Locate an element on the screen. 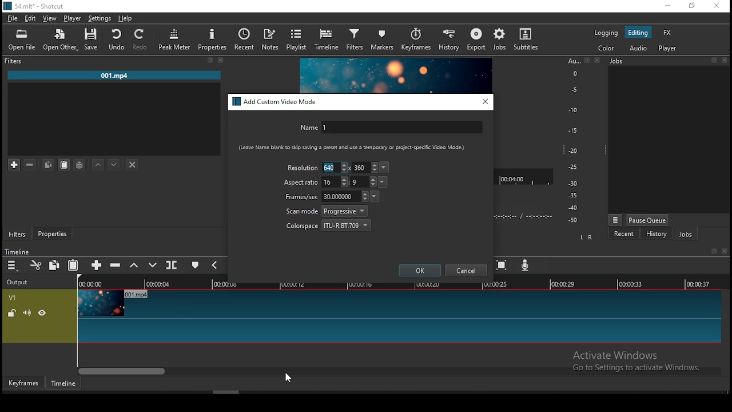 The height and width of the screenshot is (412, 732). restore is located at coordinates (714, 61).